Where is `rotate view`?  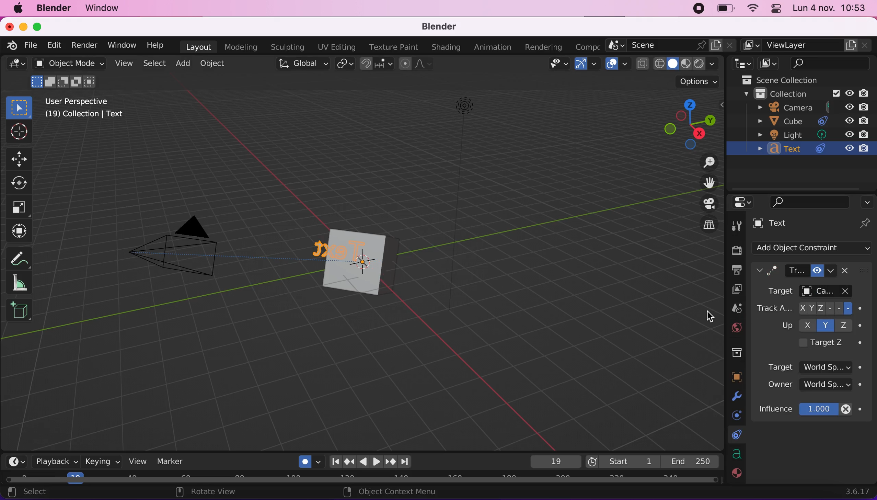 rotate view is located at coordinates (228, 493).